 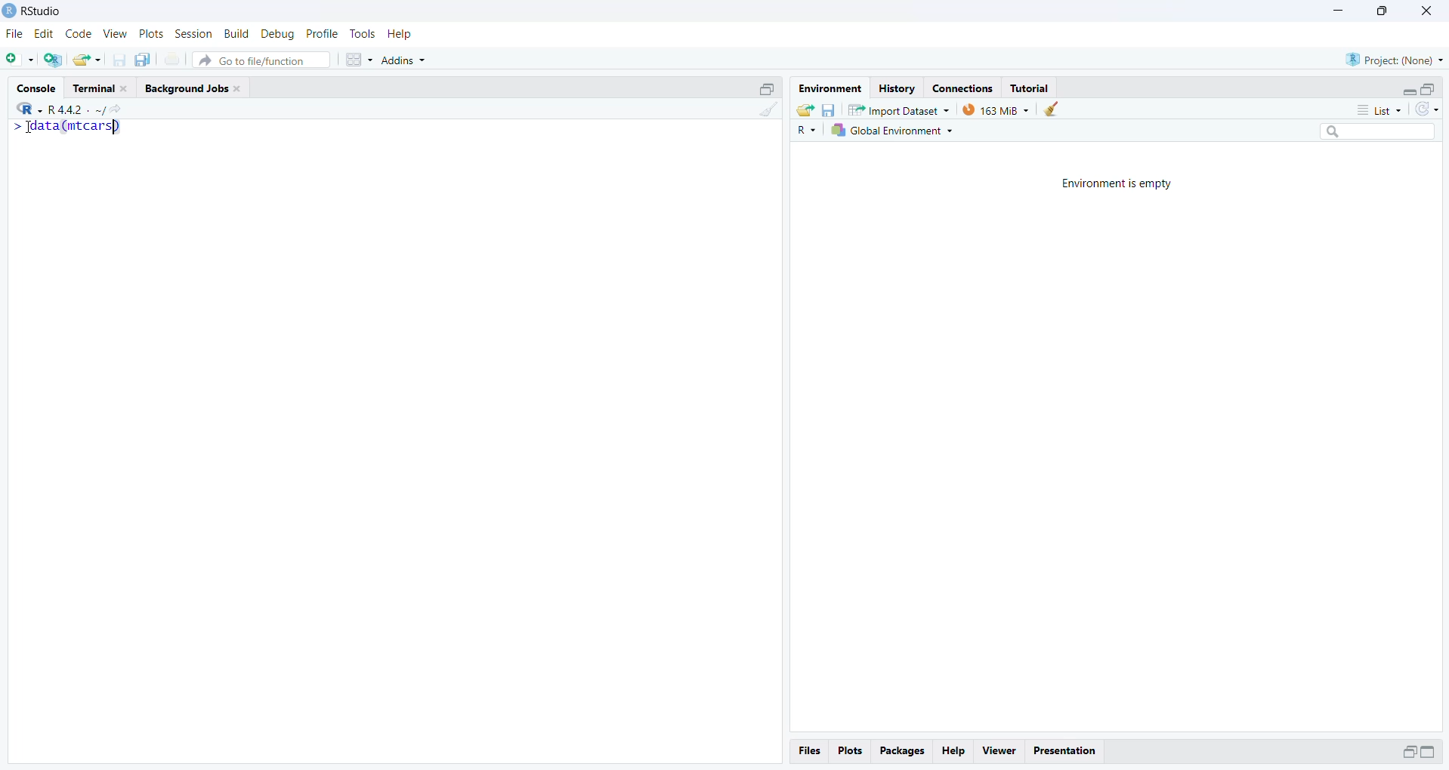 What do you see at coordinates (87, 60) in the screenshot?
I see `share as` at bounding box center [87, 60].